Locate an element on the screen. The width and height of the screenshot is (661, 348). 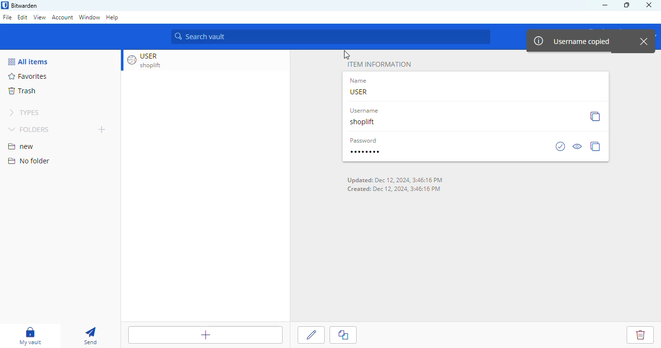
minimize is located at coordinates (605, 5).